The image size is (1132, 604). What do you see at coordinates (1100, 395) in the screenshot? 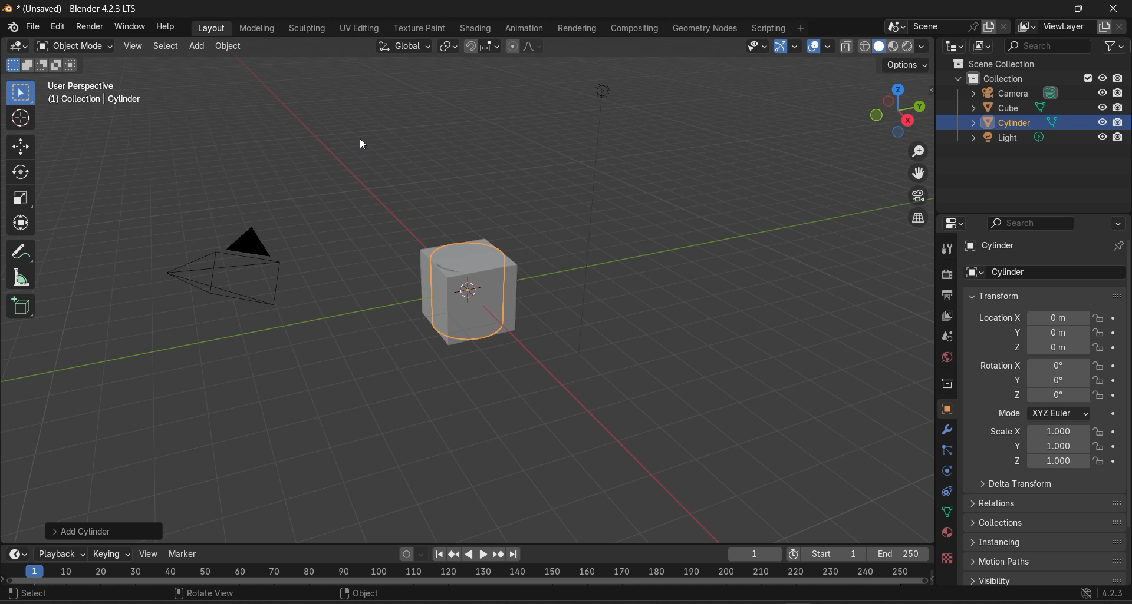
I see `lock rotation` at bounding box center [1100, 395].